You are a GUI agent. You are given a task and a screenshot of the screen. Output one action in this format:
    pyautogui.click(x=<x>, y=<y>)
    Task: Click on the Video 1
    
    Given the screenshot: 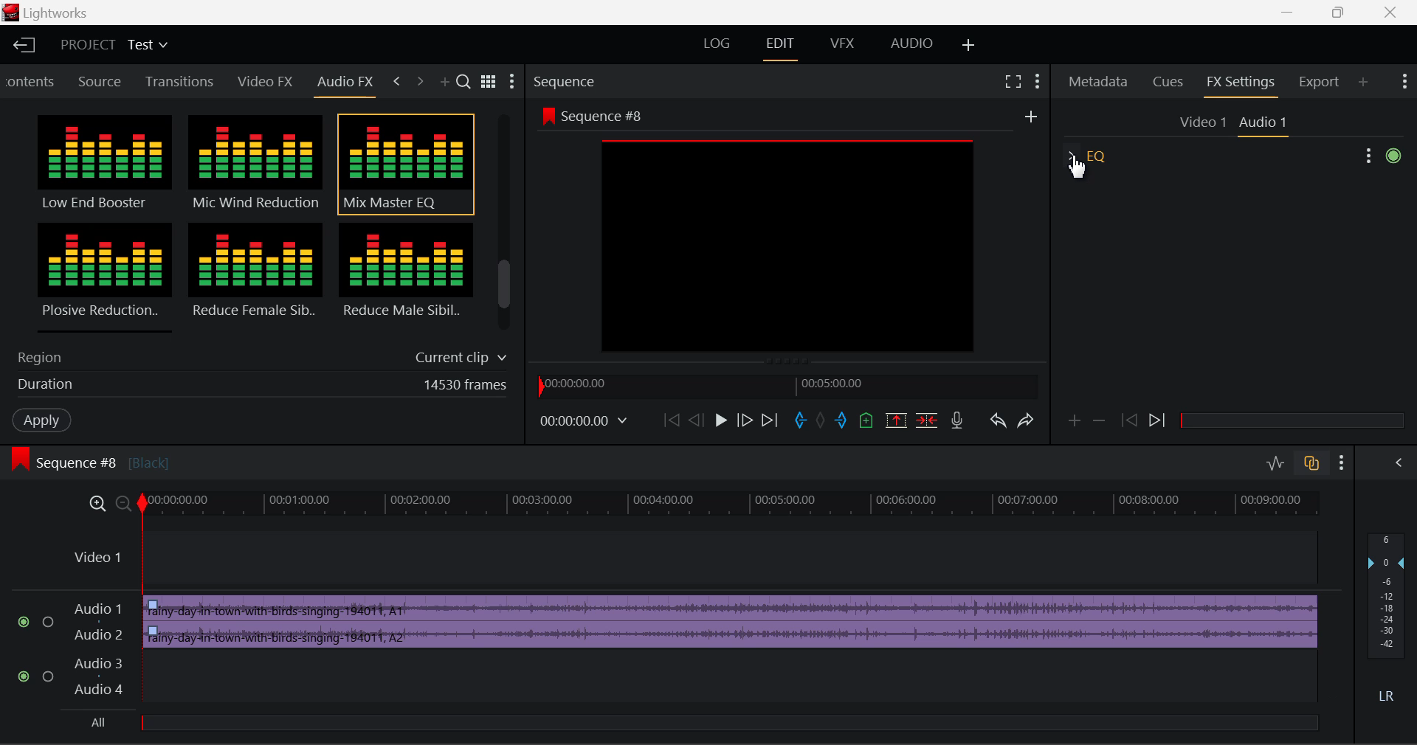 What is the action you would take?
    pyautogui.click(x=1204, y=123)
    